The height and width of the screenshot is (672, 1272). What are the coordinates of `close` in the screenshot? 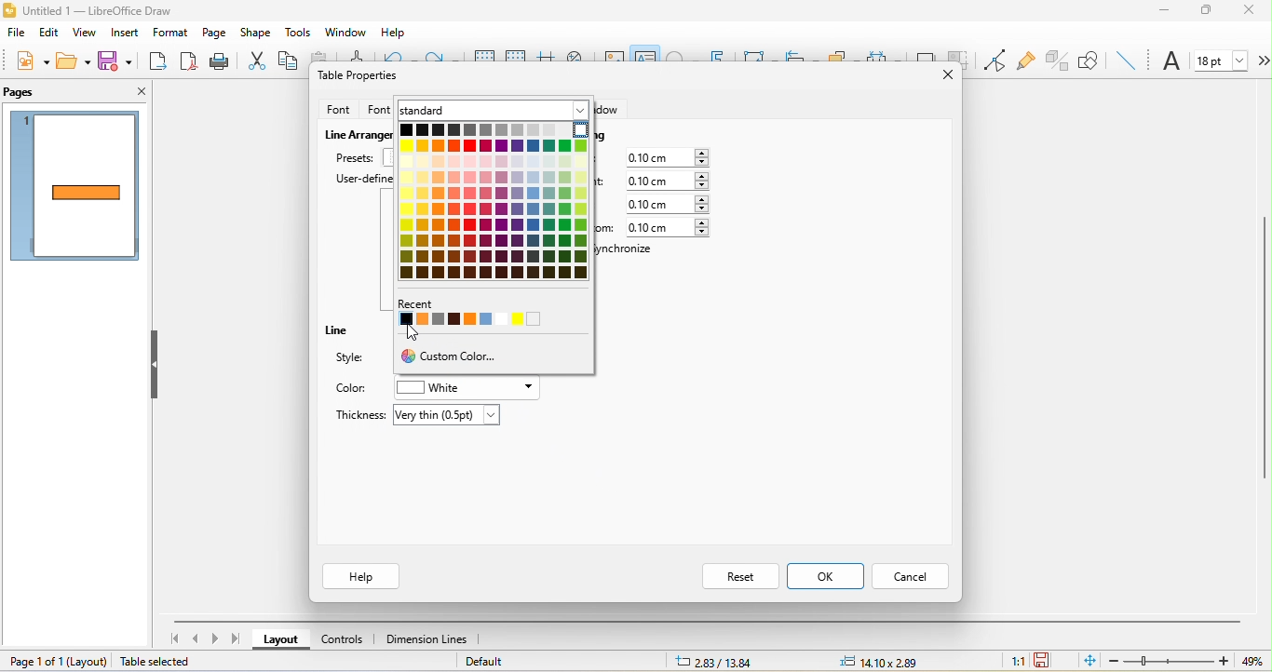 It's located at (942, 72).